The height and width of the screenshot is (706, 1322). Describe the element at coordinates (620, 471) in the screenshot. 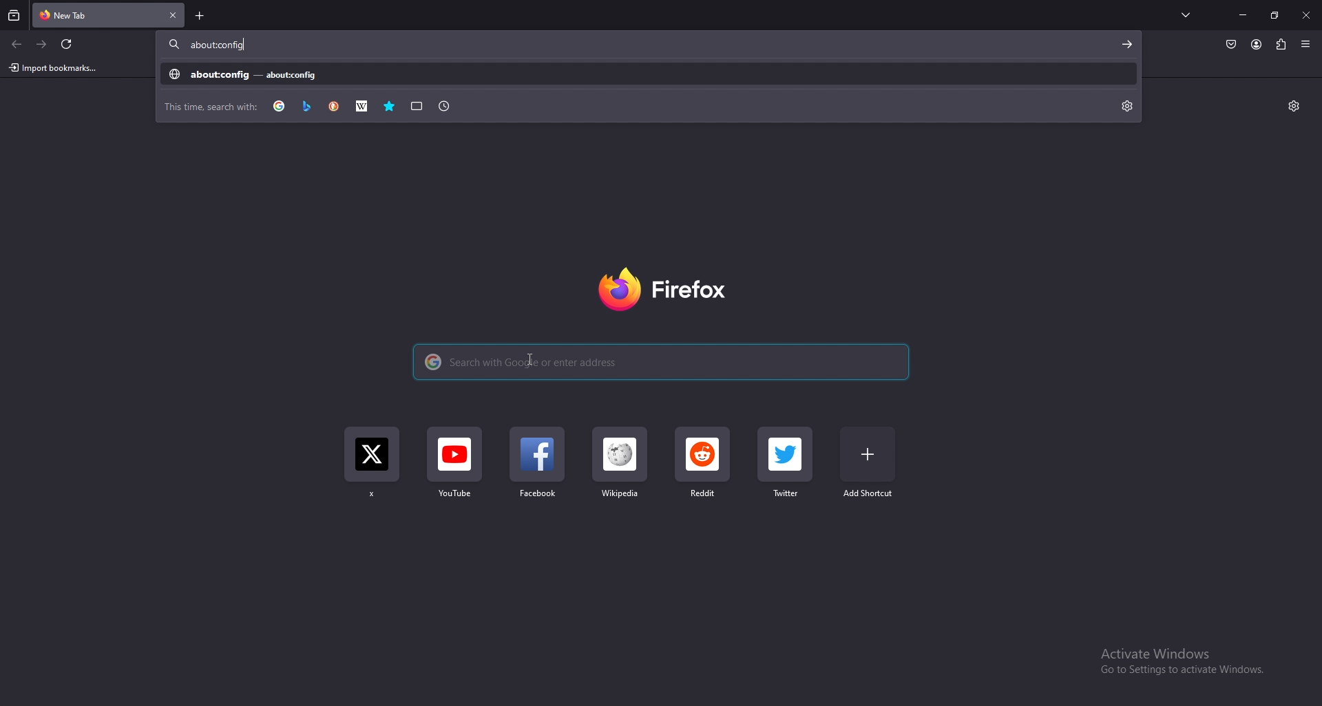

I see `wikipedia` at that location.